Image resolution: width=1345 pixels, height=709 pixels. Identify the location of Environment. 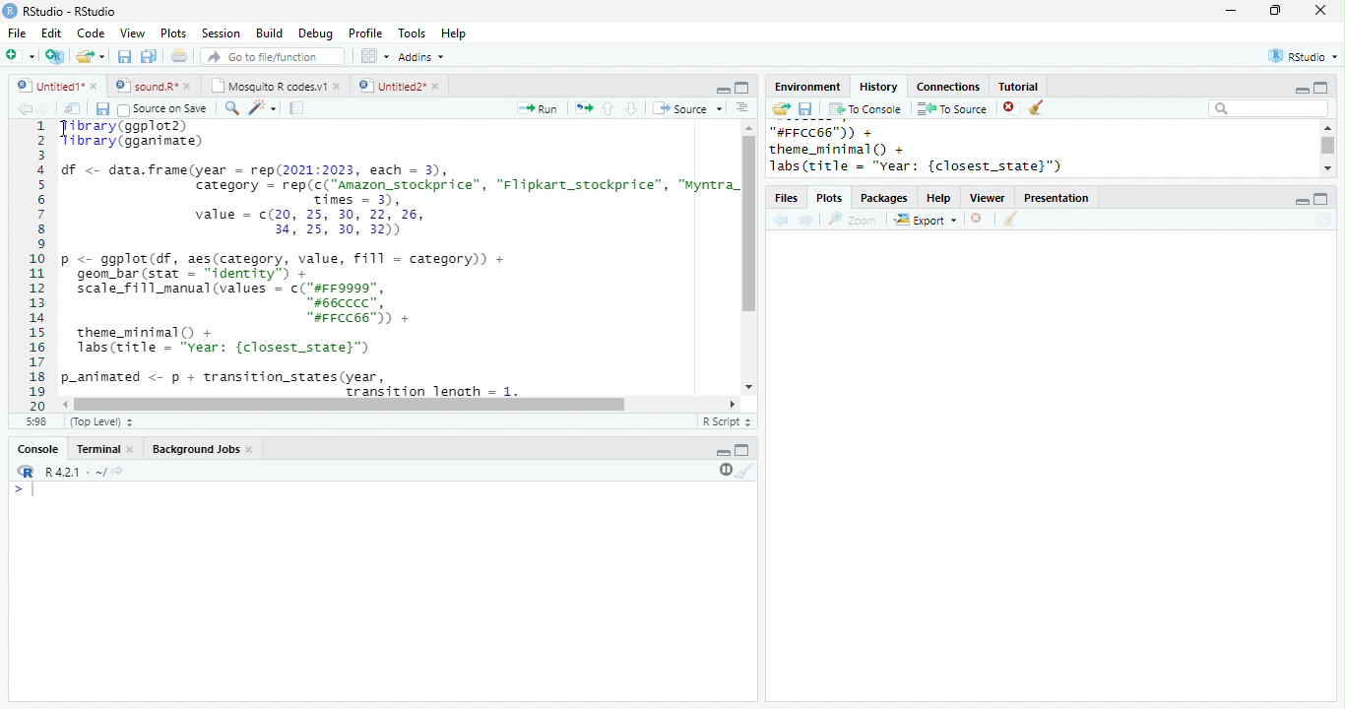
(809, 88).